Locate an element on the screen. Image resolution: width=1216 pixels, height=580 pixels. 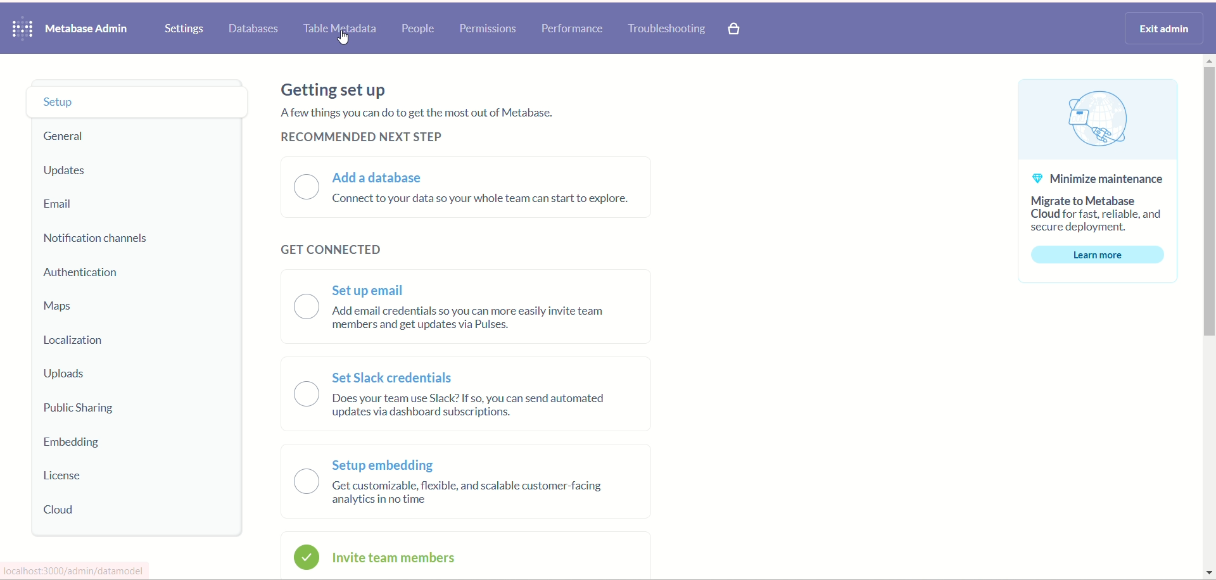
settings is located at coordinates (184, 29).